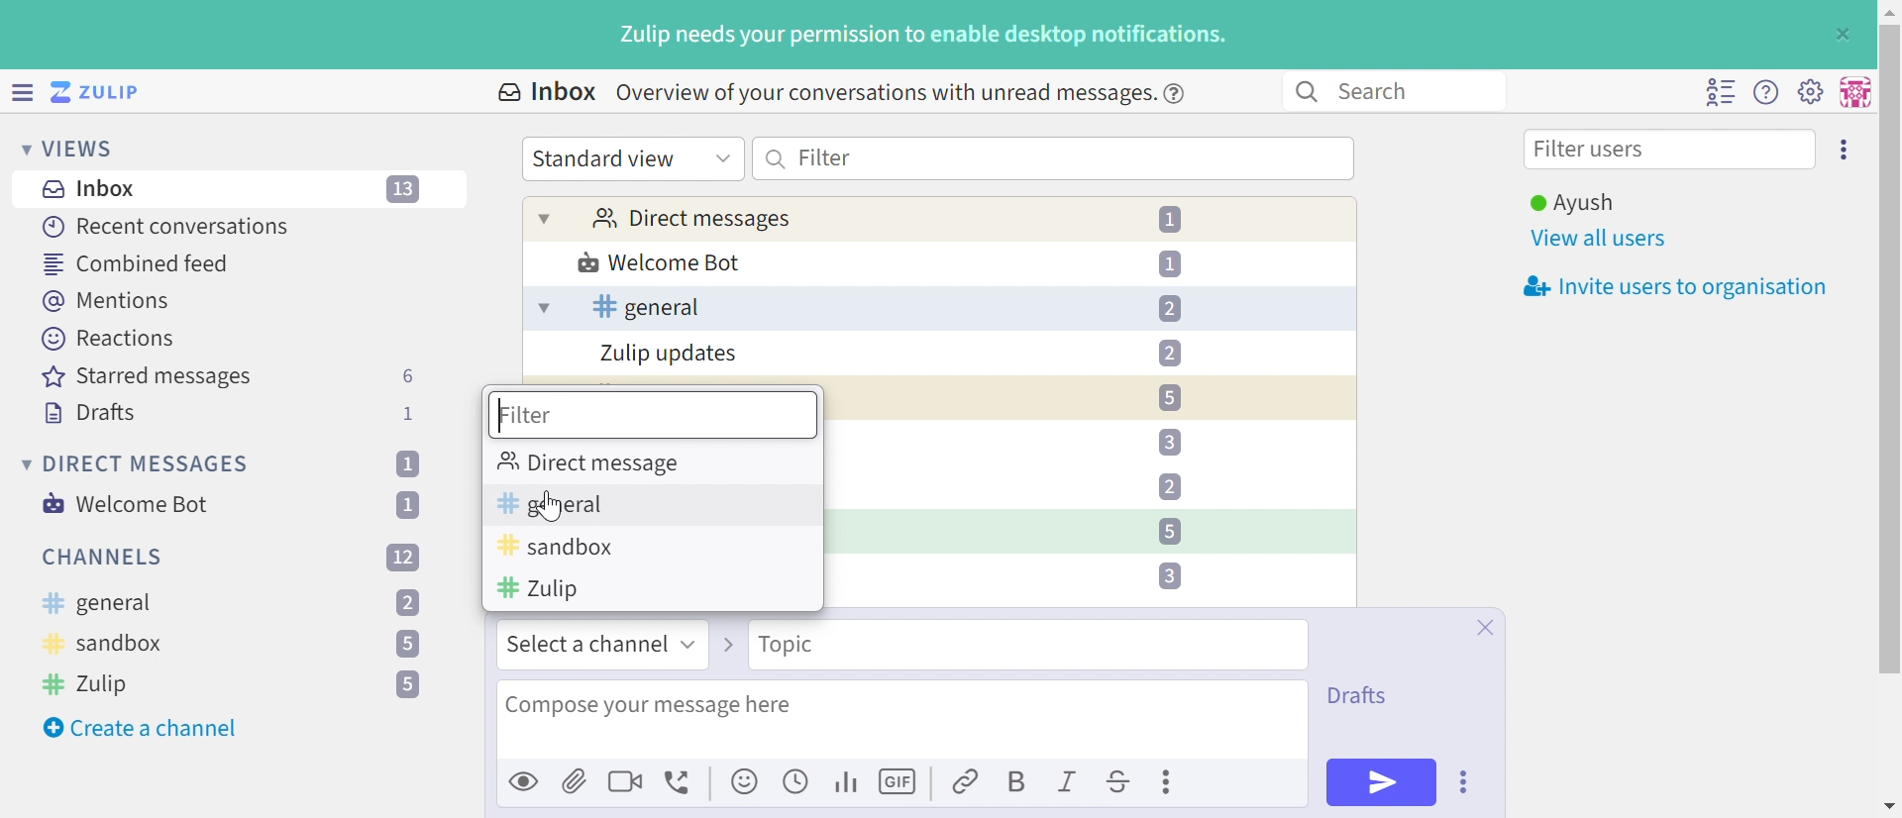 The width and height of the screenshot is (1902, 818). What do you see at coordinates (20, 148) in the screenshot?
I see `Drop Down` at bounding box center [20, 148].